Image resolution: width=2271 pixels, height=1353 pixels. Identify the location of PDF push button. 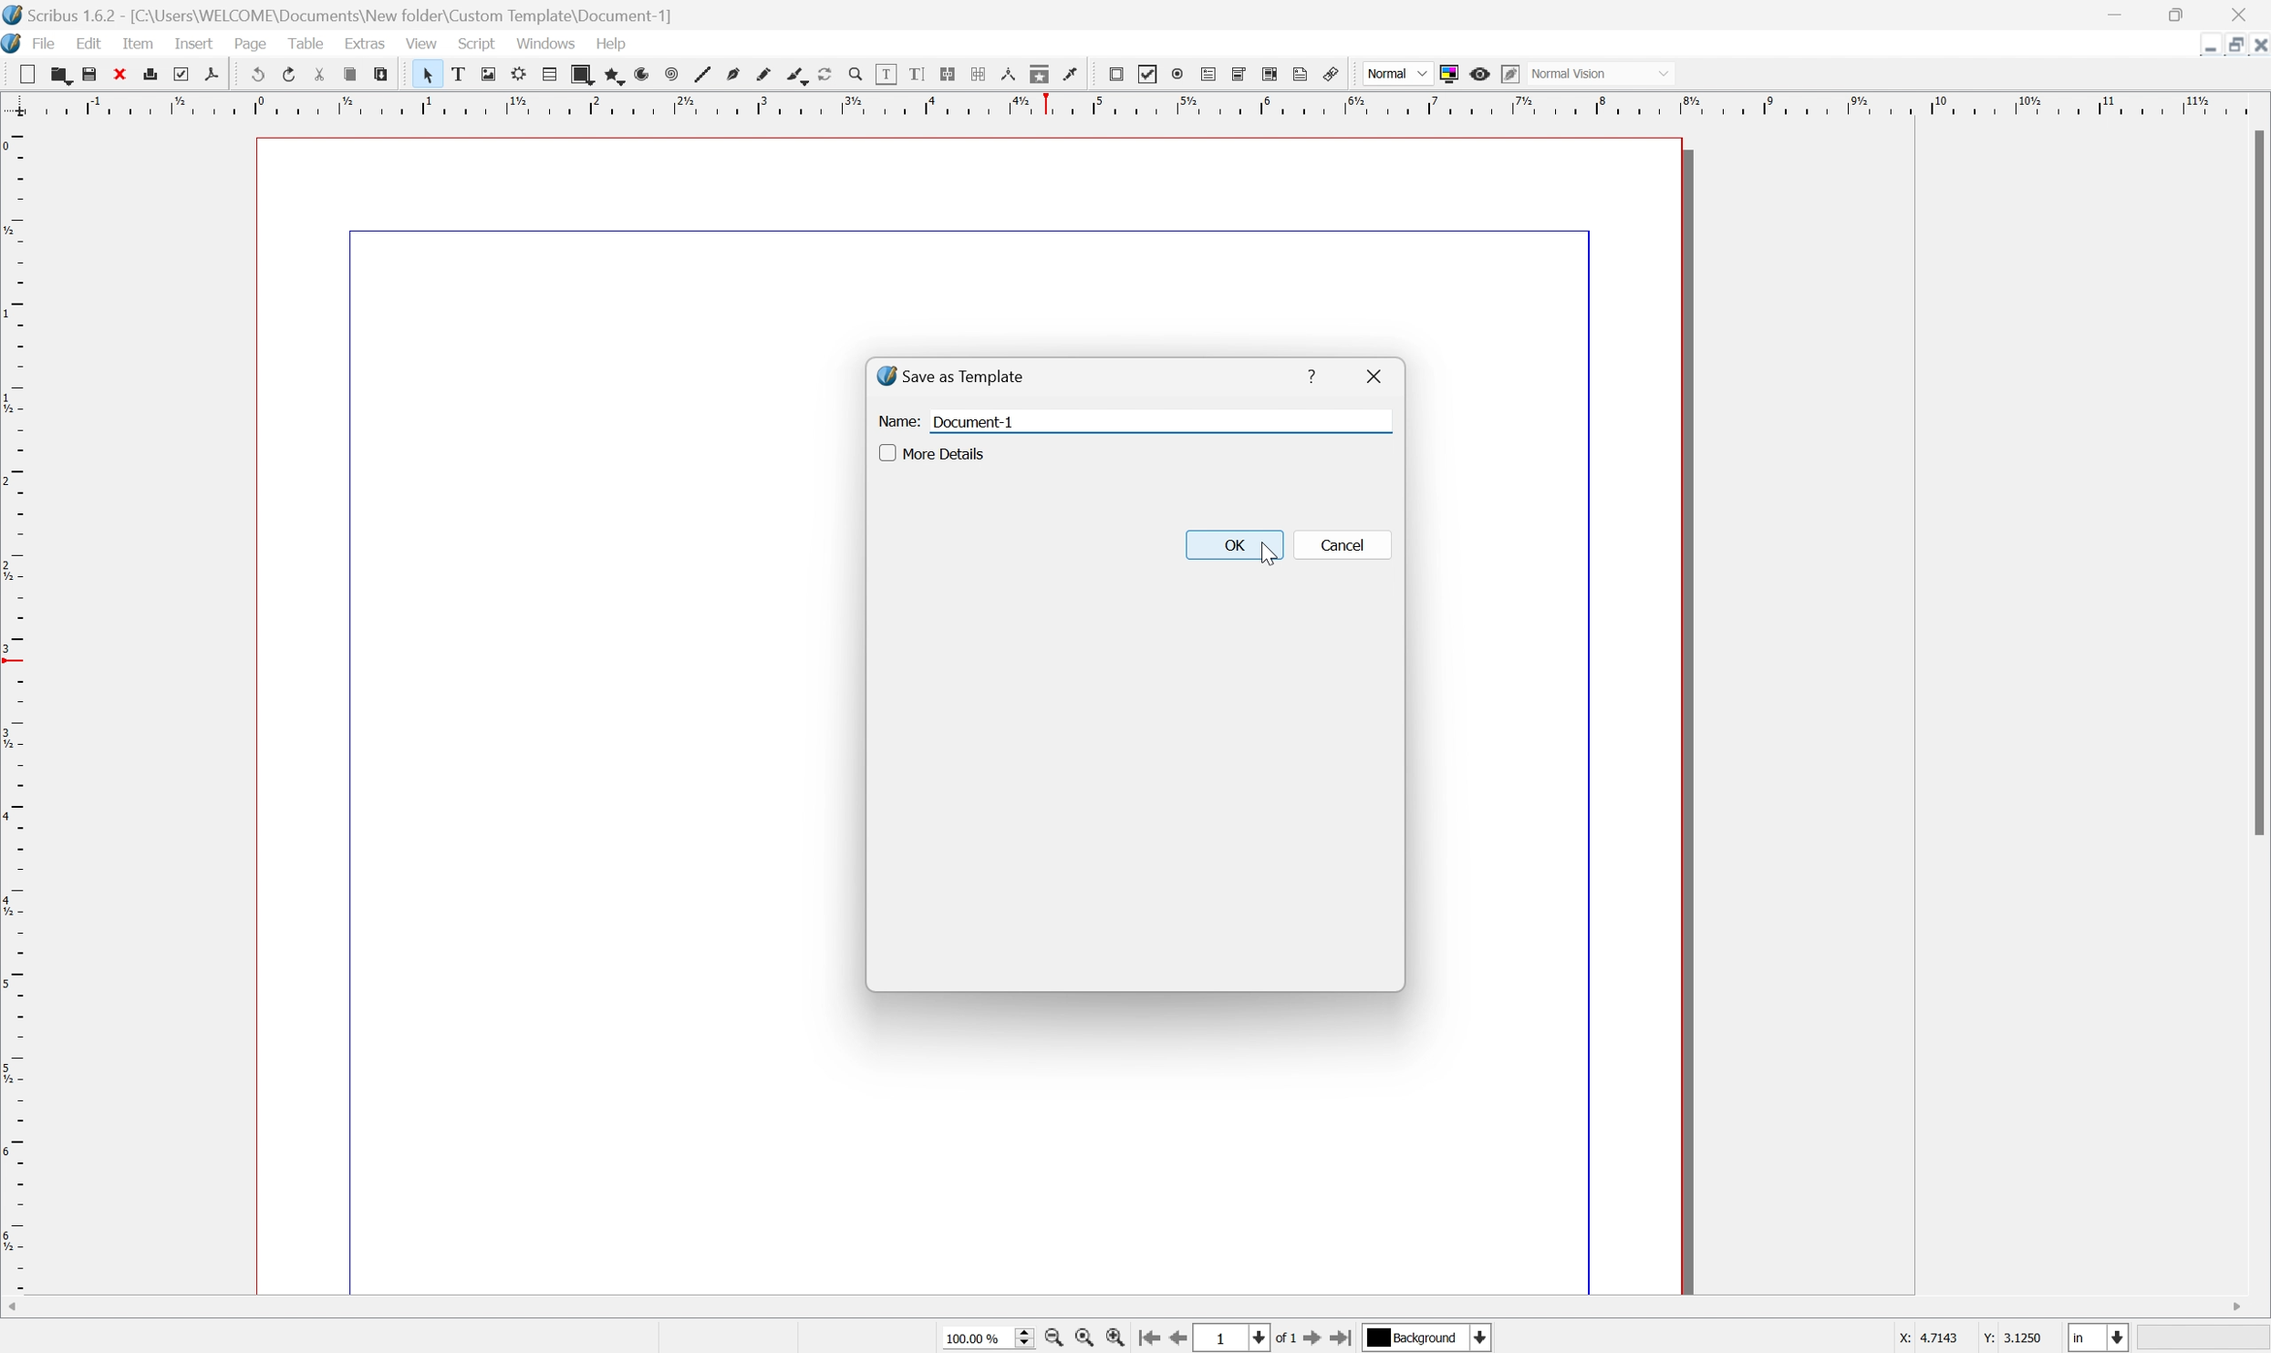
(1114, 75).